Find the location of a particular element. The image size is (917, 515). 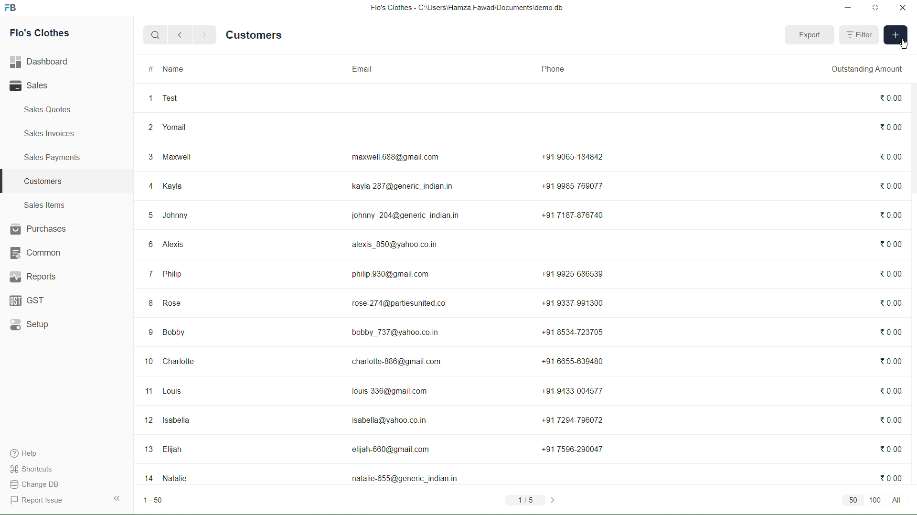

Louis is located at coordinates (172, 392).